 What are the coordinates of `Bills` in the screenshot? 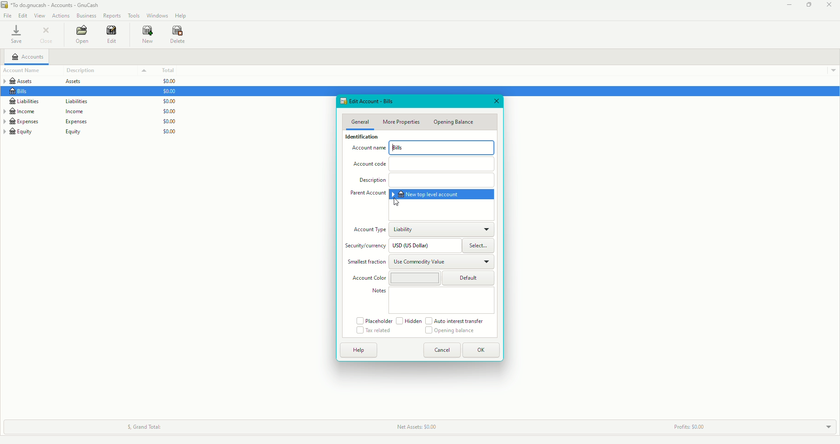 It's located at (442, 148).